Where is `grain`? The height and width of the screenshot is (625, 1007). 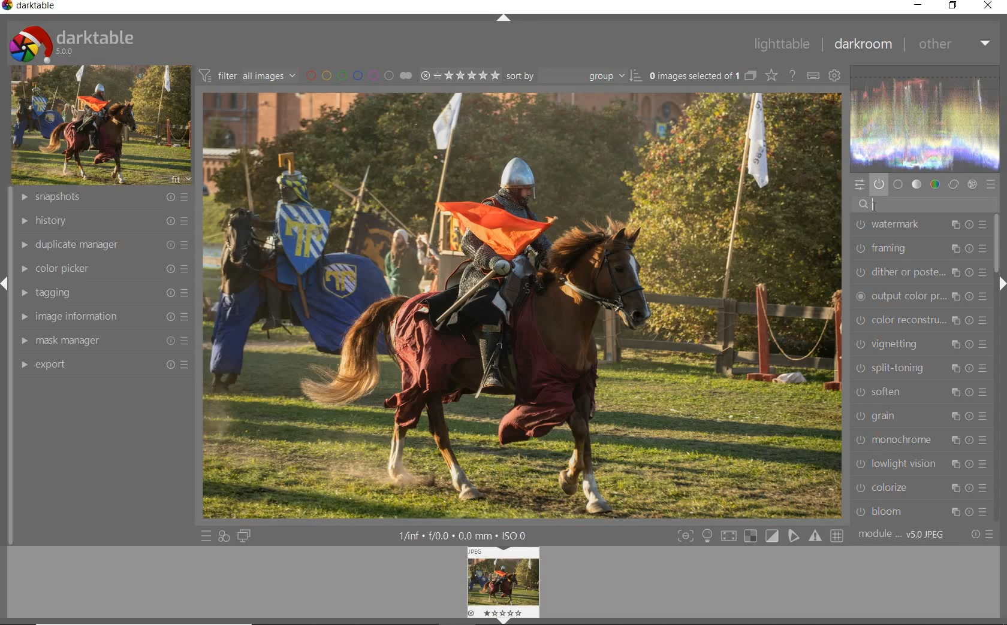
grain is located at coordinates (921, 417).